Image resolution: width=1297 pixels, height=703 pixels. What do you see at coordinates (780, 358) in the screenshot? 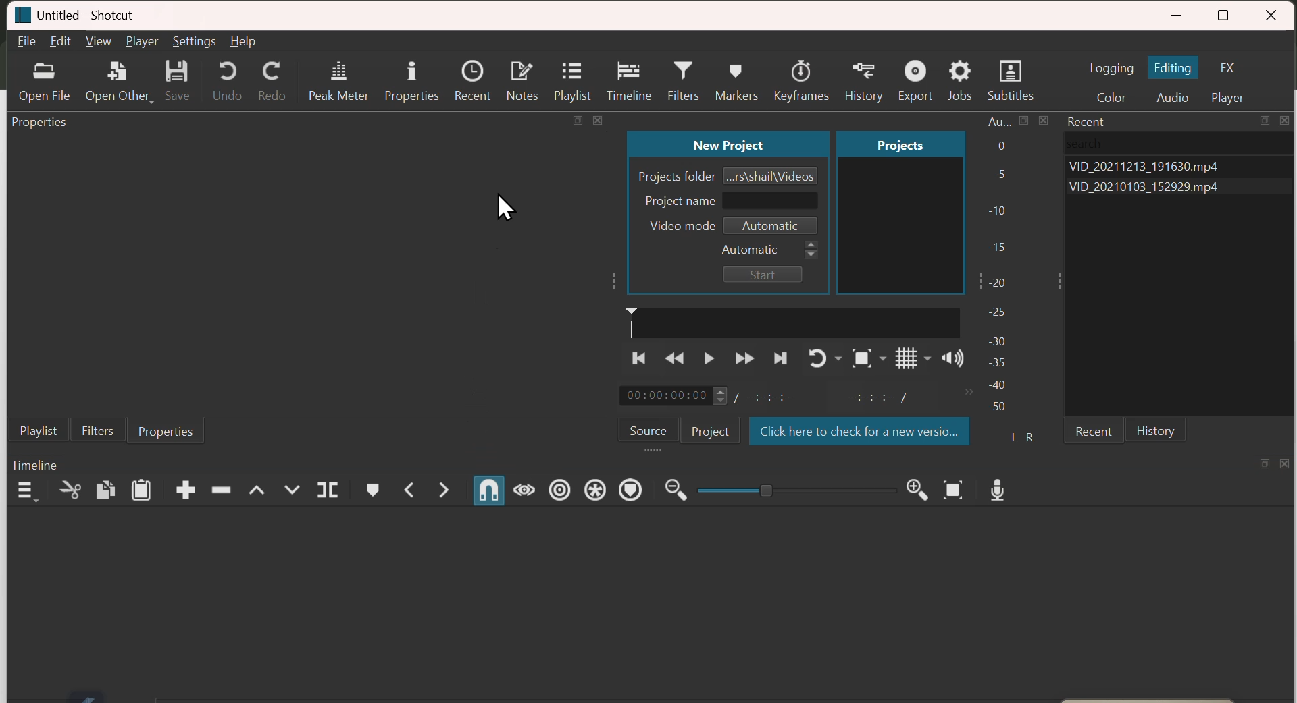
I see `next` at bounding box center [780, 358].